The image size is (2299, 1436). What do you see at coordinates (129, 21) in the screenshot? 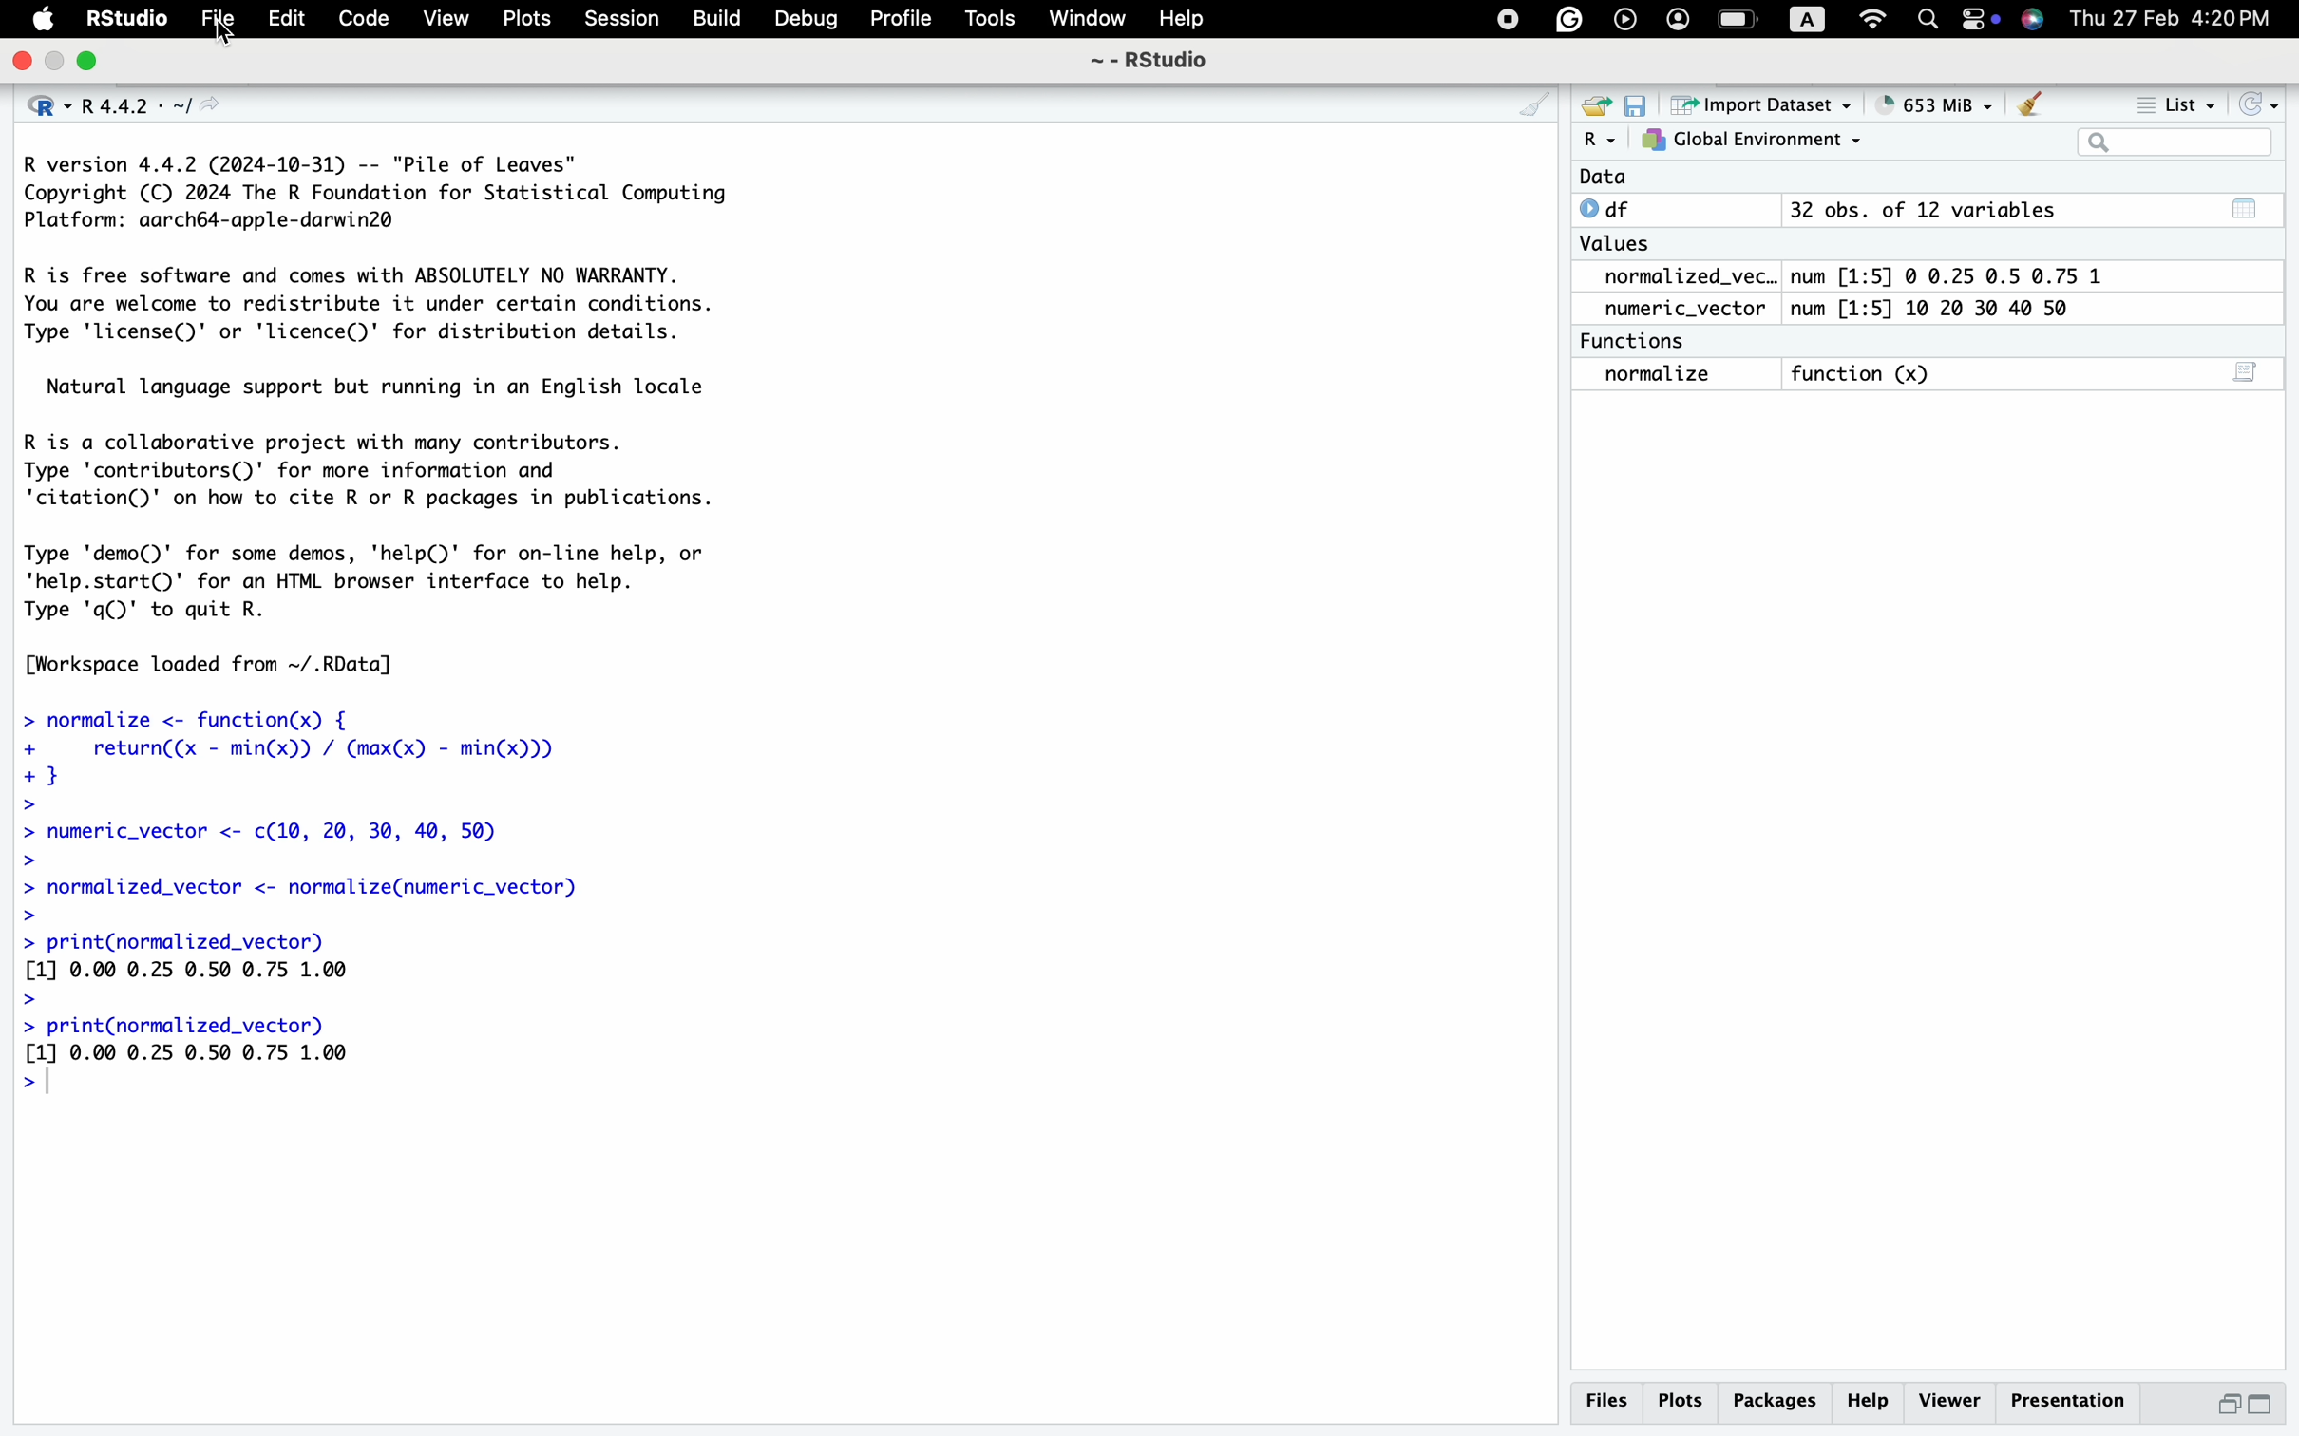
I see `RStudio` at bounding box center [129, 21].